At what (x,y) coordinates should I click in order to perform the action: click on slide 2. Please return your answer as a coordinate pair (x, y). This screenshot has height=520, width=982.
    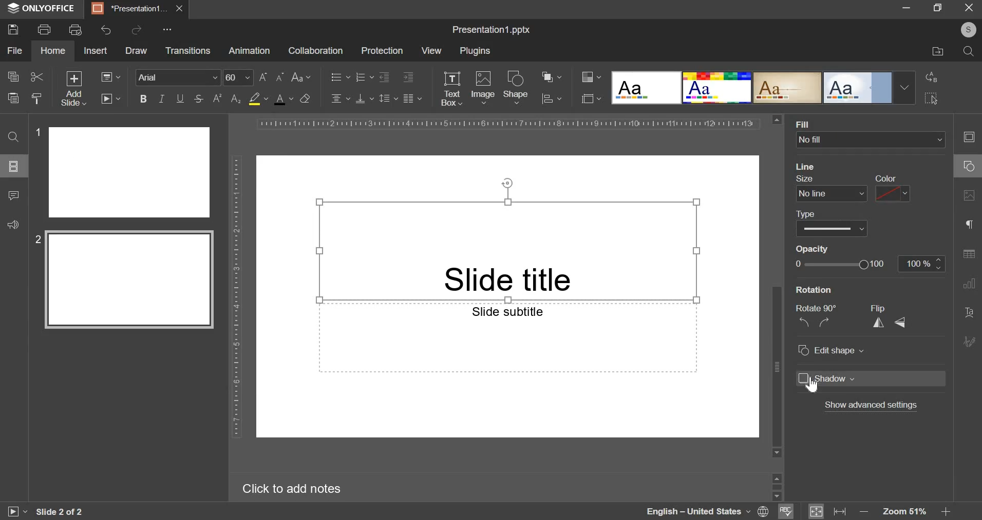
    Looking at the image, I should click on (126, 281).